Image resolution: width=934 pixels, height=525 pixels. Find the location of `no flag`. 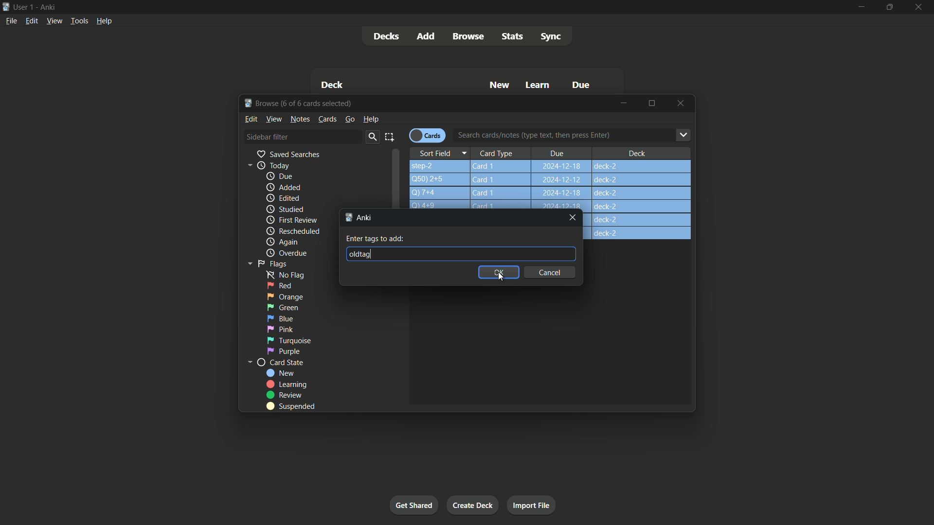

no flag is located at coordinates (282, 274).